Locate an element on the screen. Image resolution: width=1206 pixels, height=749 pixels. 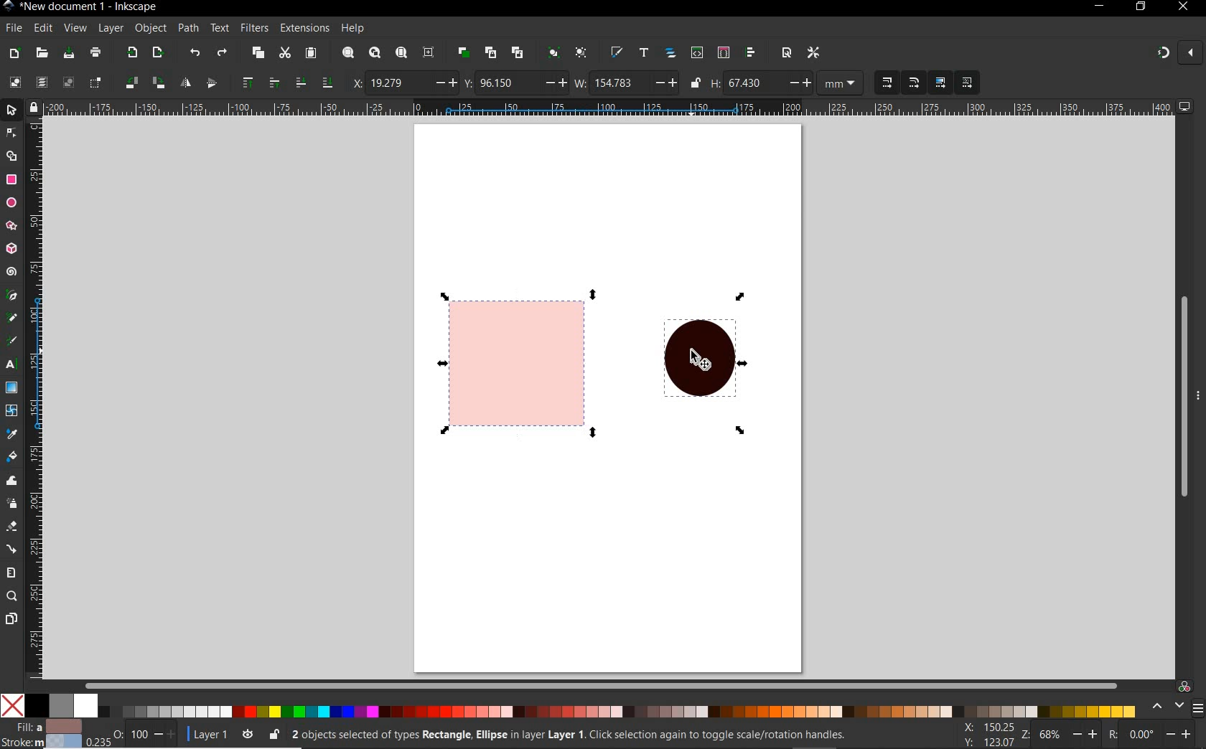
undo is located at coordinates (196, 55).